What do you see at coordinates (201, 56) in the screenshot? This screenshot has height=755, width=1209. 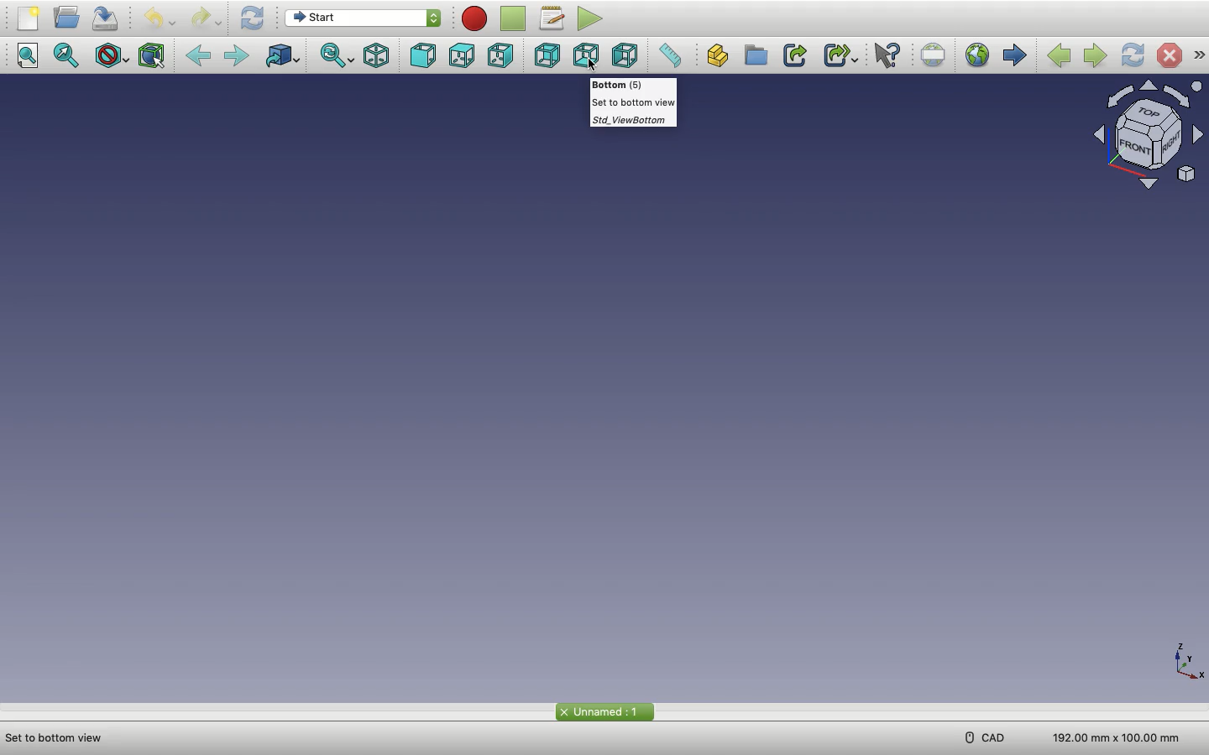 I see `Back ` at bounding box center [201, 56].